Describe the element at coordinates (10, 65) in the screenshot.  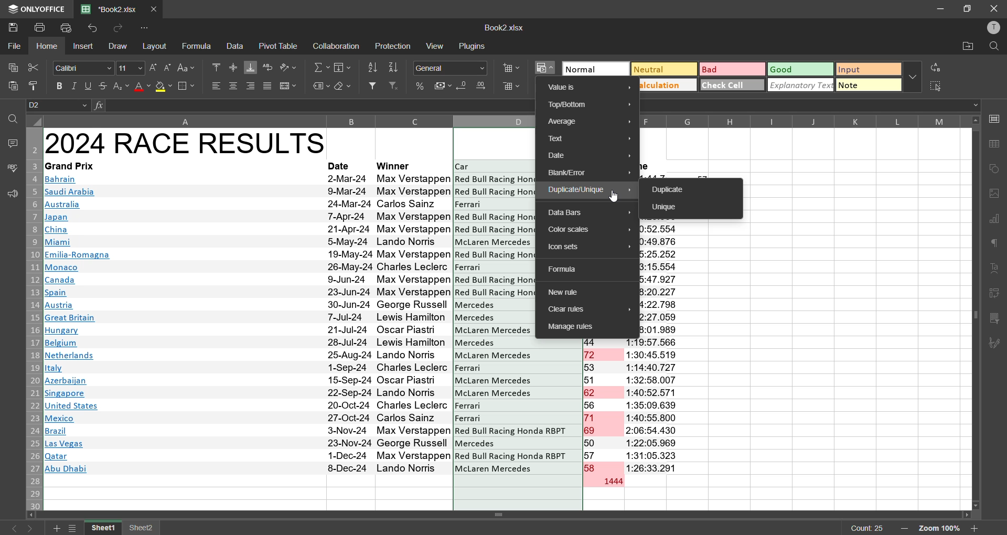
I see `copy` at that location.